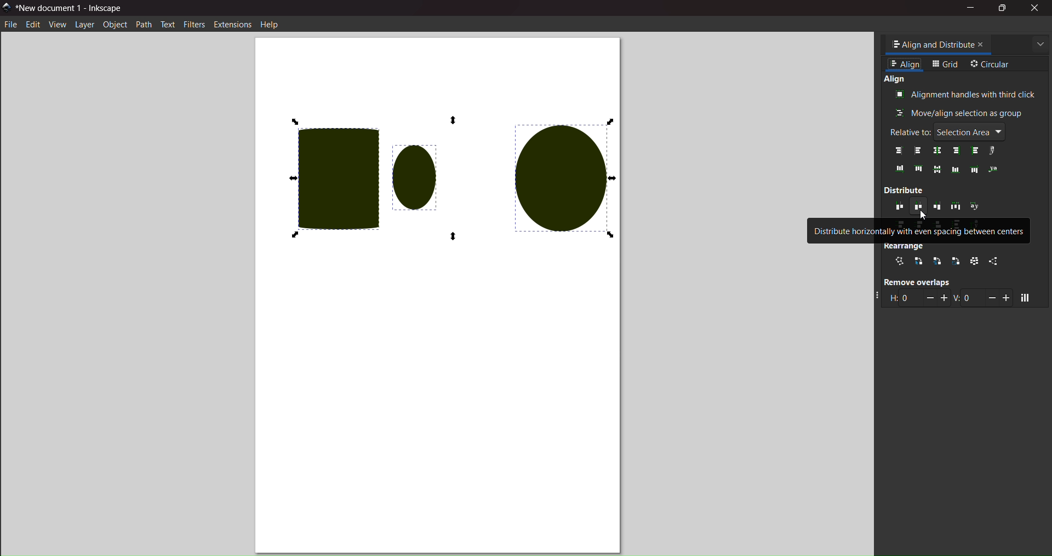 This screenshot has height=556, width=1052. I want to click on text, so click(168, 25).